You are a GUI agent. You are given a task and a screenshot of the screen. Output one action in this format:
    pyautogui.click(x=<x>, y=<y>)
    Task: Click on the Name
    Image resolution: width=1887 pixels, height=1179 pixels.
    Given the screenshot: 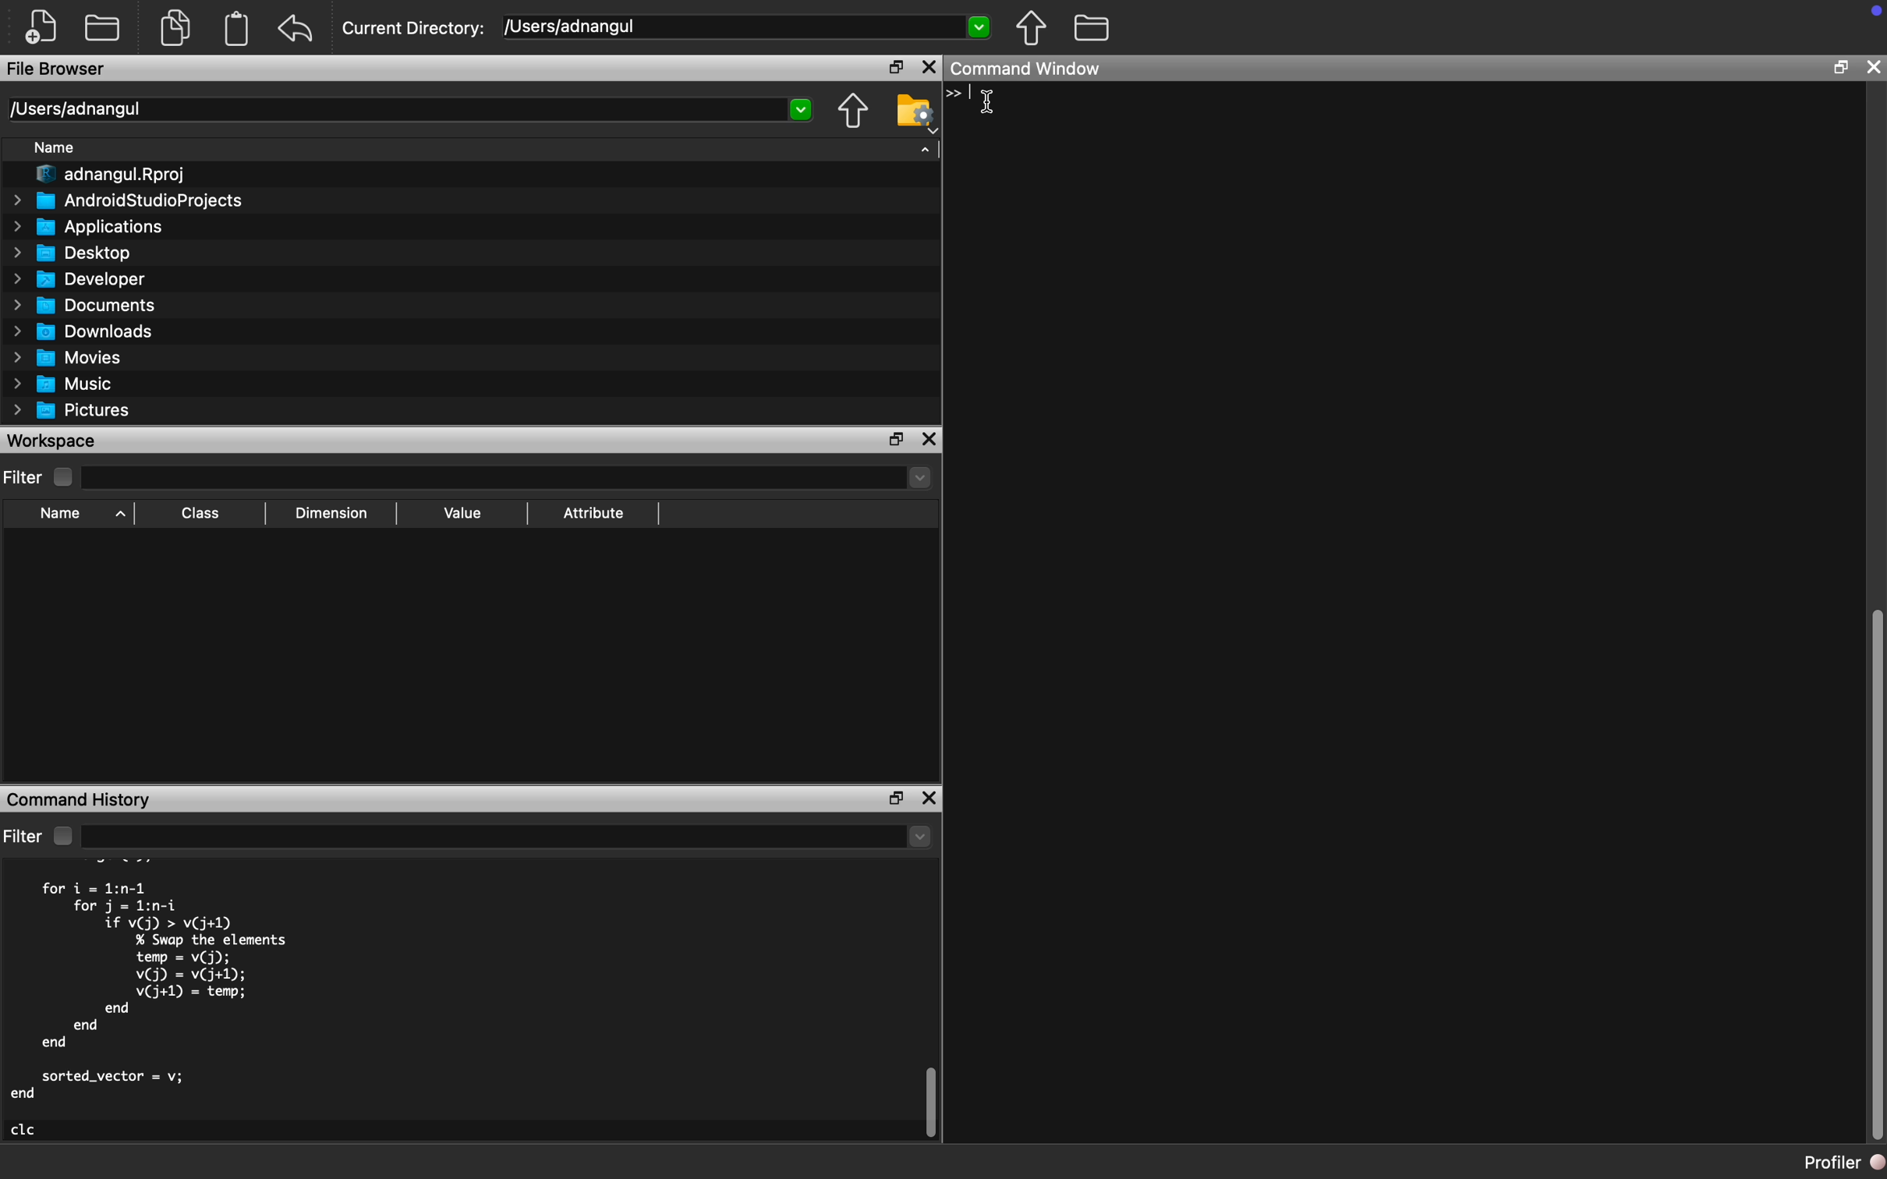 What is the action you would take?
    pyautogui.click(x=53, y=148)
    